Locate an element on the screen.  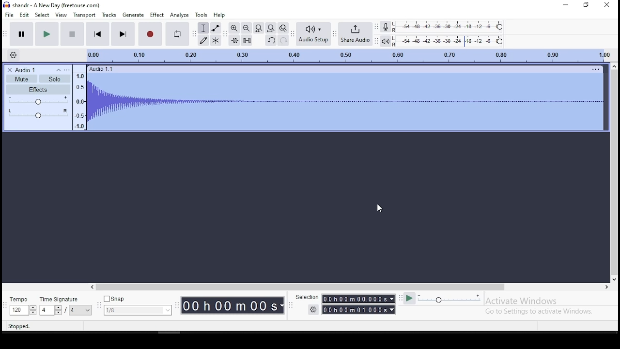
audio setup is located at coordinates (313, 34).